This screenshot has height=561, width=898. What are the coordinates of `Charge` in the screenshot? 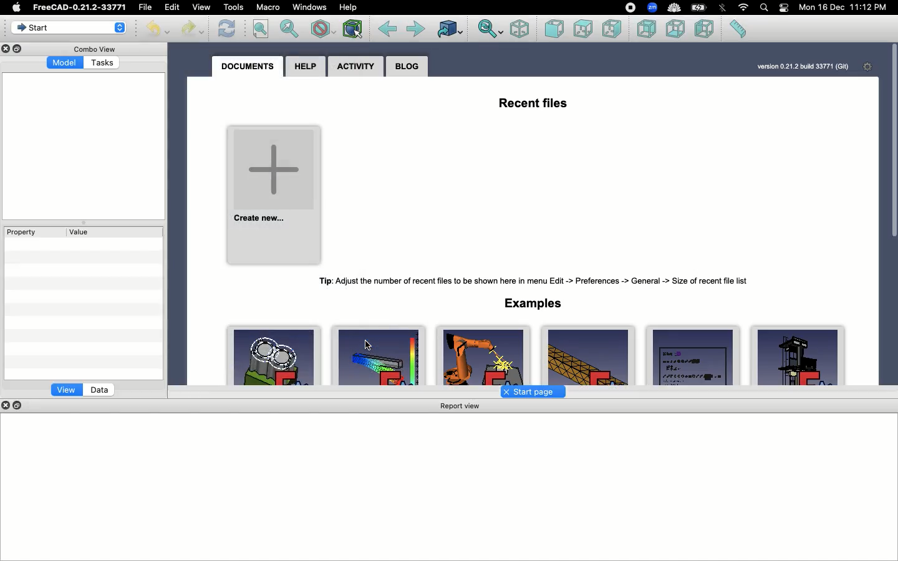 It's located at (700, 7).